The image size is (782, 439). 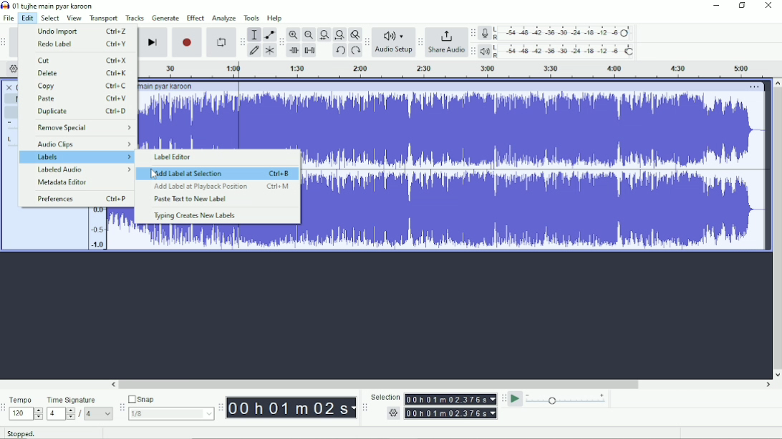 I want to click on Transport, so click(x=104, y=18).